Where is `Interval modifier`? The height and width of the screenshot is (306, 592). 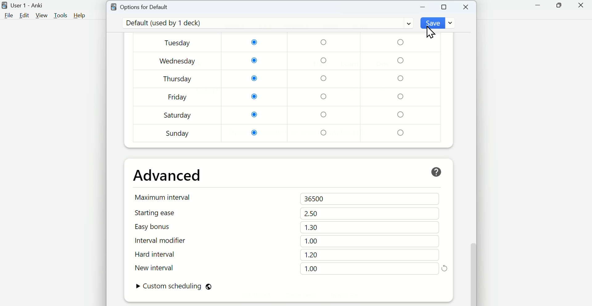
Interval modifier is located at coordinates (163, 241).